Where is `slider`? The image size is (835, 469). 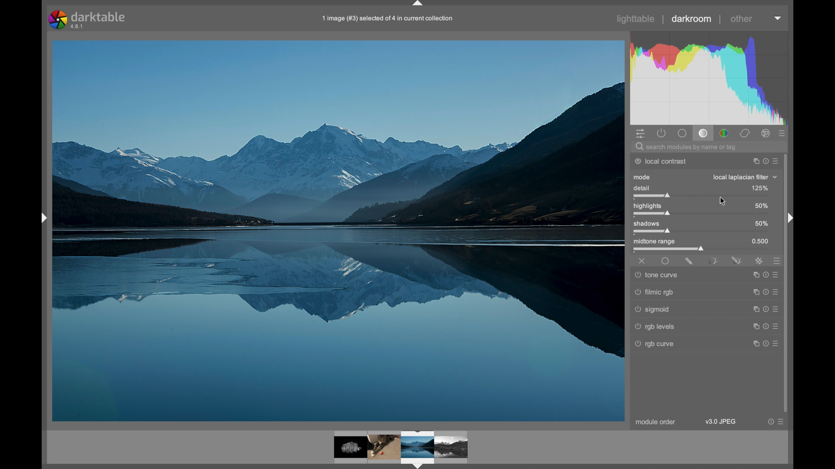
slider is located at coordinates (652, 231).